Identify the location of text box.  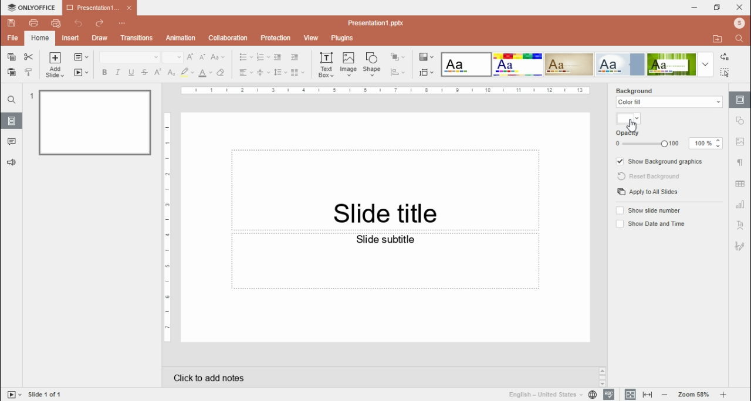
(326, 66).